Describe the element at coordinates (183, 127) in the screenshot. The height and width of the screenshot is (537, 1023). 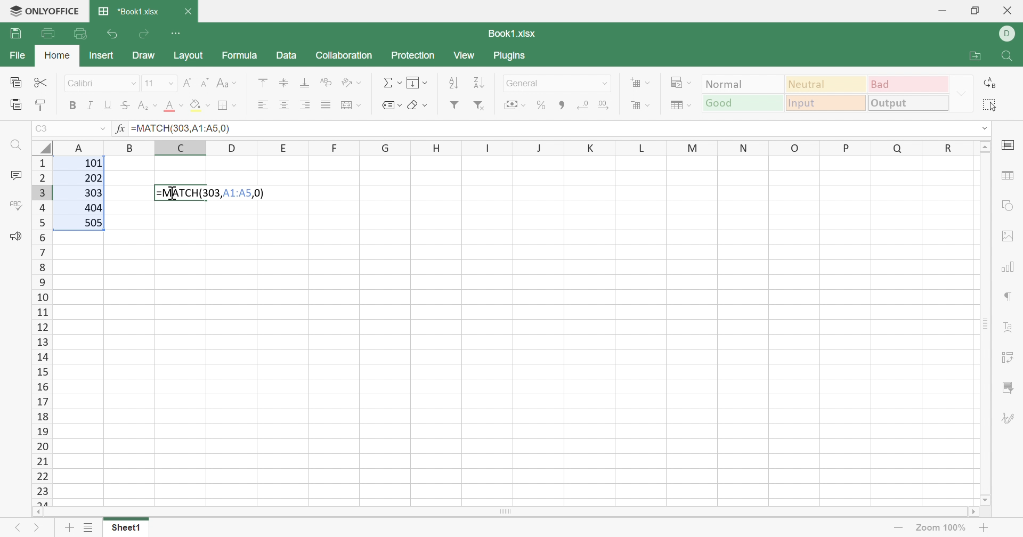
I see `=MATCH(303,A1:A5,0)` at that location.